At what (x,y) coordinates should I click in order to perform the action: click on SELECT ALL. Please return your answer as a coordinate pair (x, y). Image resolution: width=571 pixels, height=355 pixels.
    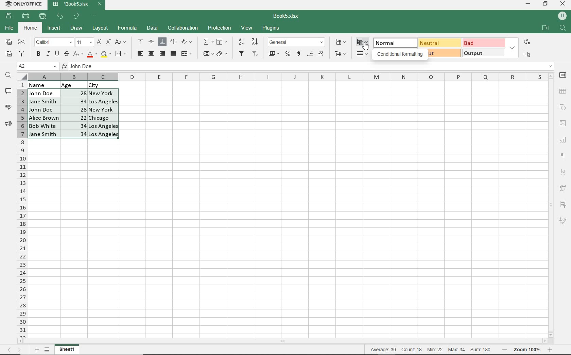
    Looking at the image, I should click on (527, 53).